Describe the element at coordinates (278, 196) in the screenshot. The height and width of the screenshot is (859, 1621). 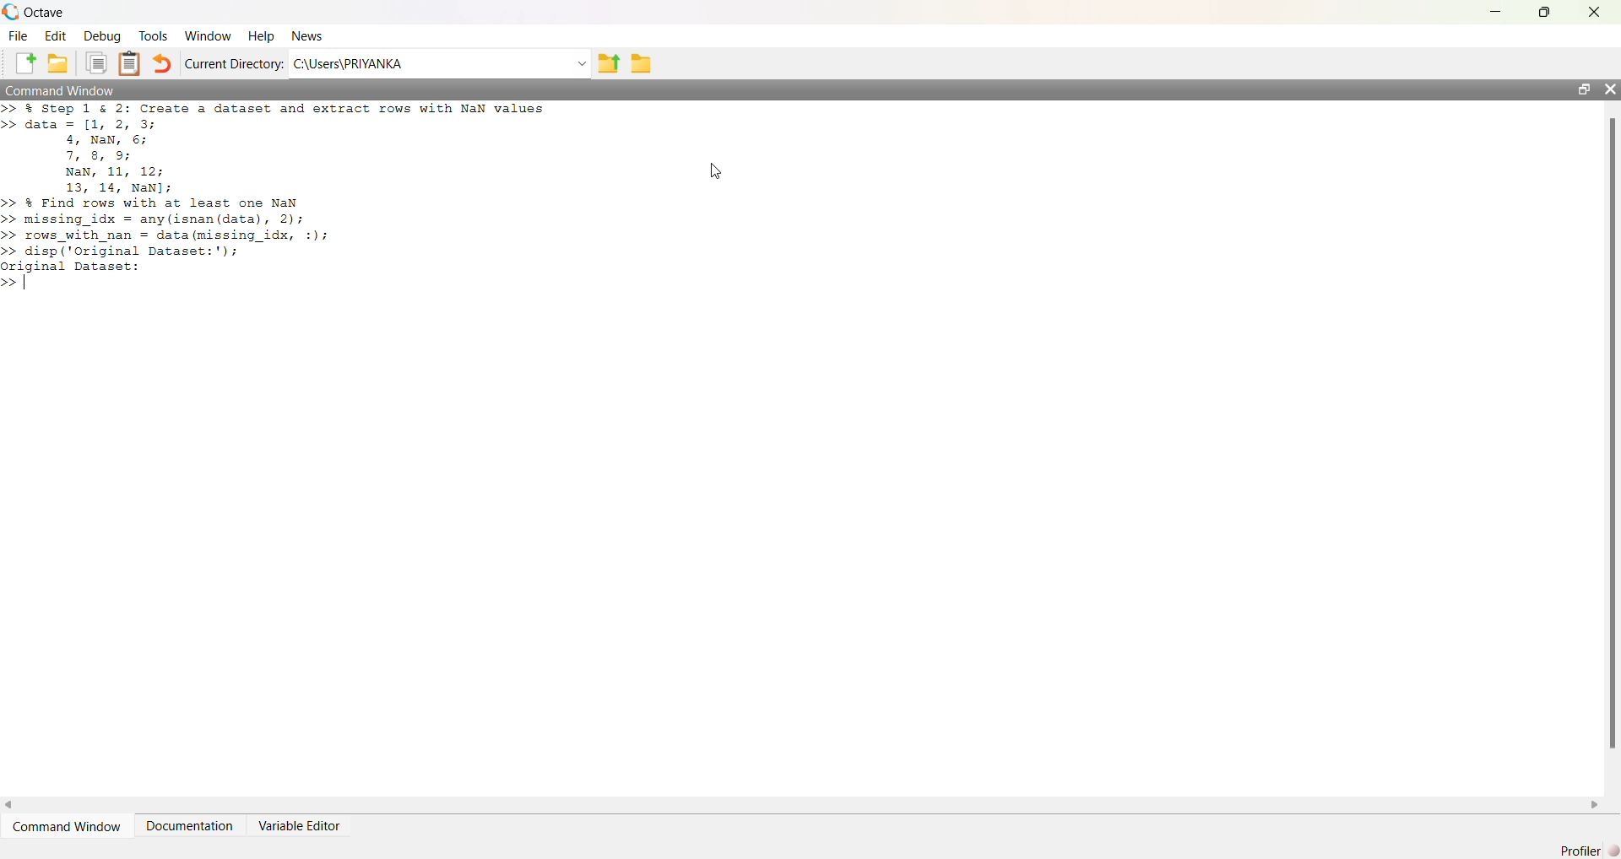
I see `>> % Step 1 & 2: Create a dataset and extract rows with NaN values>> data = [1, 2, 3;4, NaN, 6;7, 8, 9;NaN, 11, 12;13, 14, NaN];>> & Find rows with at least one NaN>> missing_idx = any(isnan (data), 2);>> rows_with_nan = data (missing_idx, :);>> disp ('Original Dataset:');original Dataset:` at that location.